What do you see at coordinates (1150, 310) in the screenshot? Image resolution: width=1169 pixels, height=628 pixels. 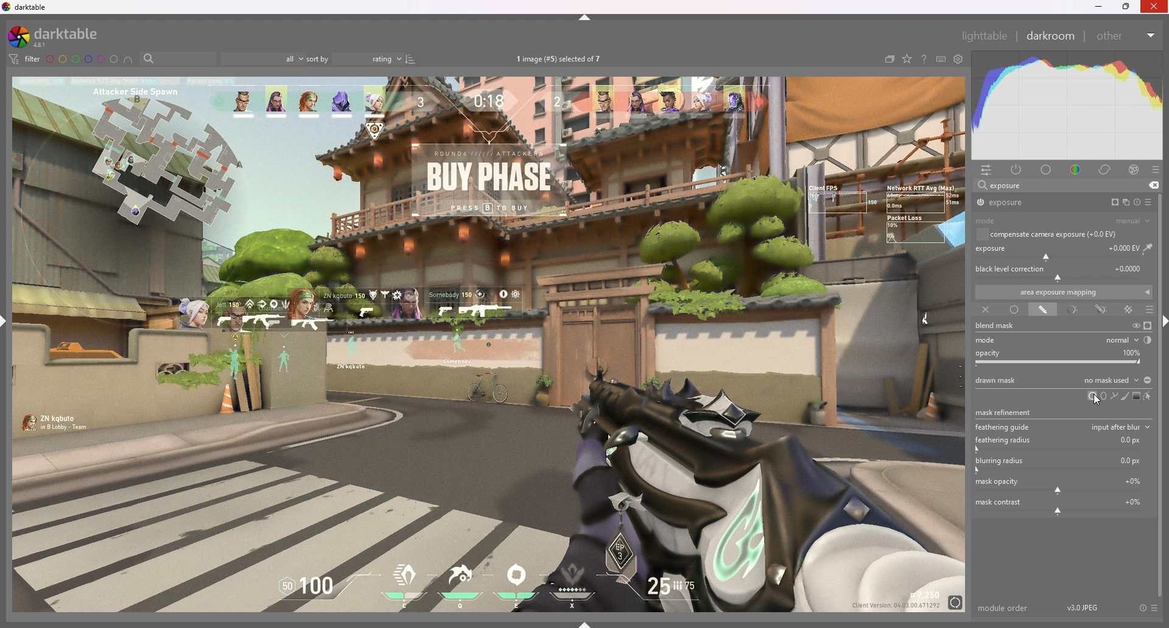 I see `blending options` at bounding box center [1150, 310].